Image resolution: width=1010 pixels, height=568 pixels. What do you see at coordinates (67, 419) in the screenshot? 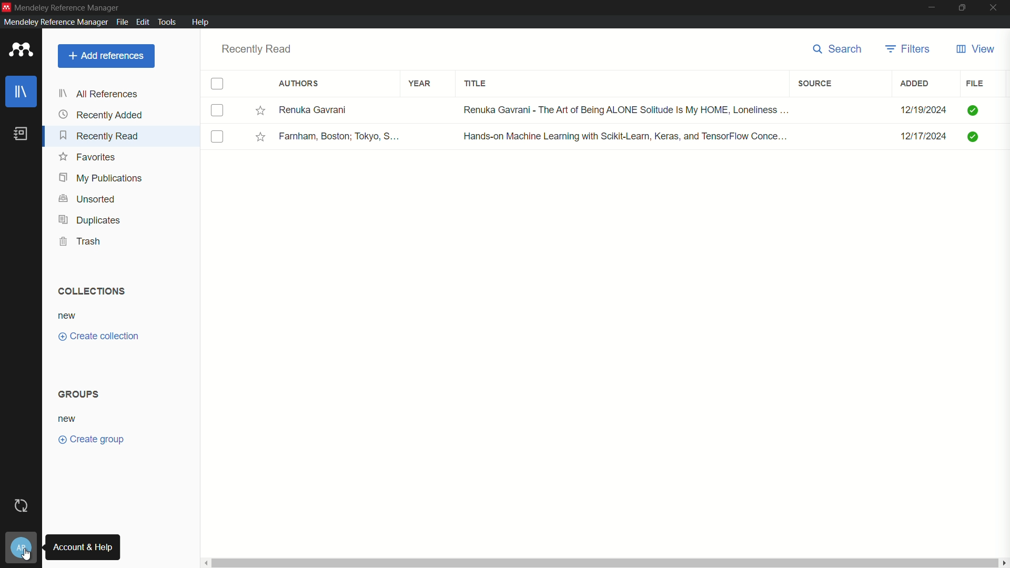
I see `new` at bounding box center [67, 419].